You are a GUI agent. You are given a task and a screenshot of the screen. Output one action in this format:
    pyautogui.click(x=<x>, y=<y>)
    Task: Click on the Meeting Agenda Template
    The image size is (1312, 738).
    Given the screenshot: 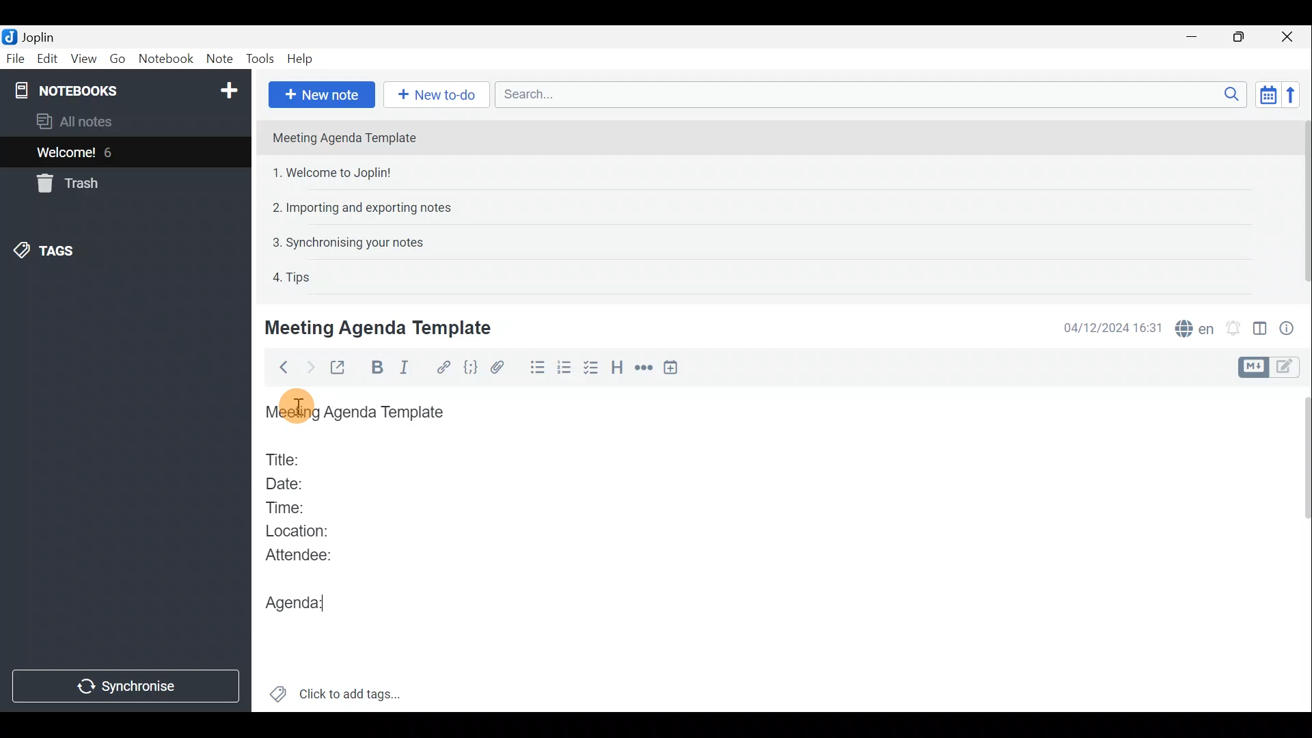 What is the action you would take?
    pyautogui.click(x=346, y=137)
    